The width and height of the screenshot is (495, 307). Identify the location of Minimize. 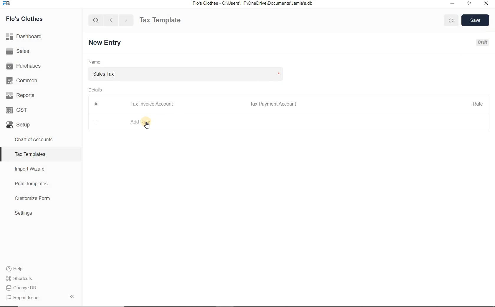
(453, 4).